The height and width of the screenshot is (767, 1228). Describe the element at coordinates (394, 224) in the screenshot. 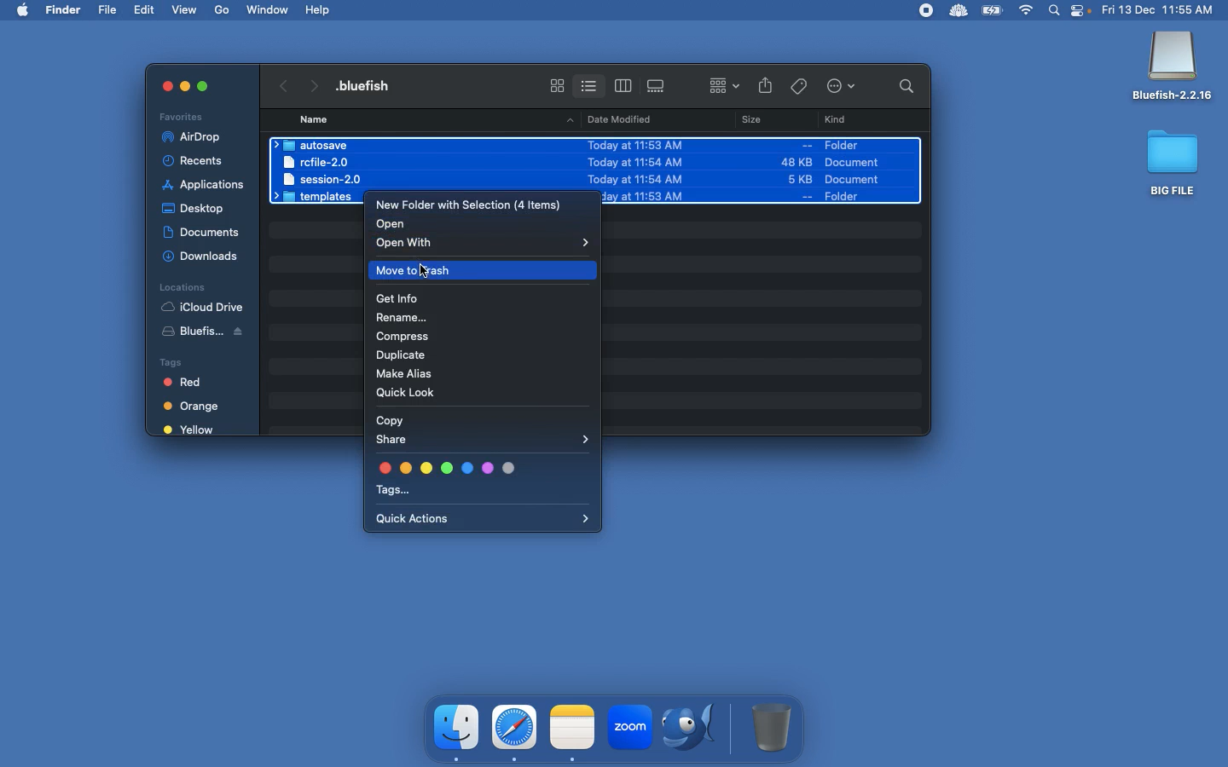

I see `Open` at that location.